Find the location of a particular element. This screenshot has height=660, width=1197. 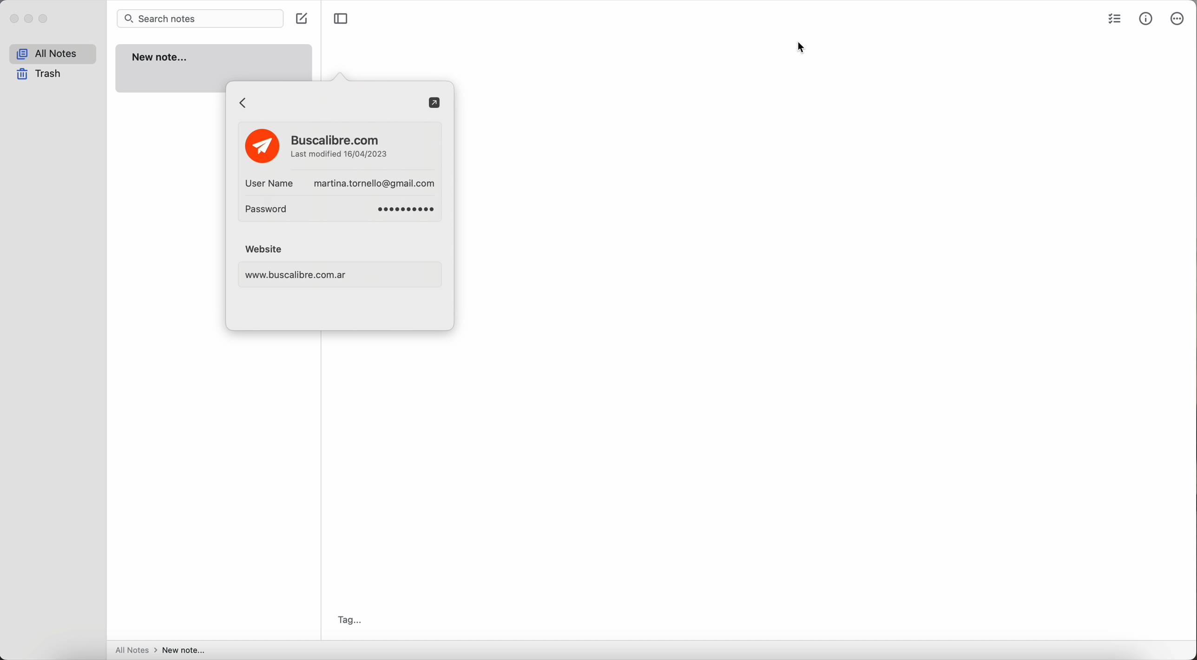

search bar is located at coordinates (199, 19).